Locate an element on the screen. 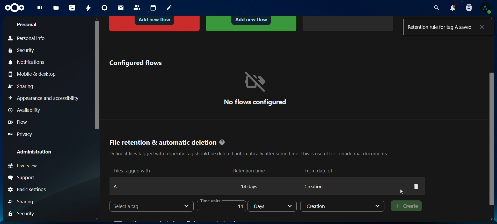 The image size is (497, 224). view profile is located at coordinates (485, 8).